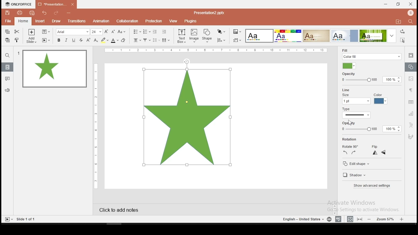 This screenshot has width=418, height=235. What do you see at coordinates (153, 21) in the screenshot?
I see `protection` at bounding box center [153, 21].